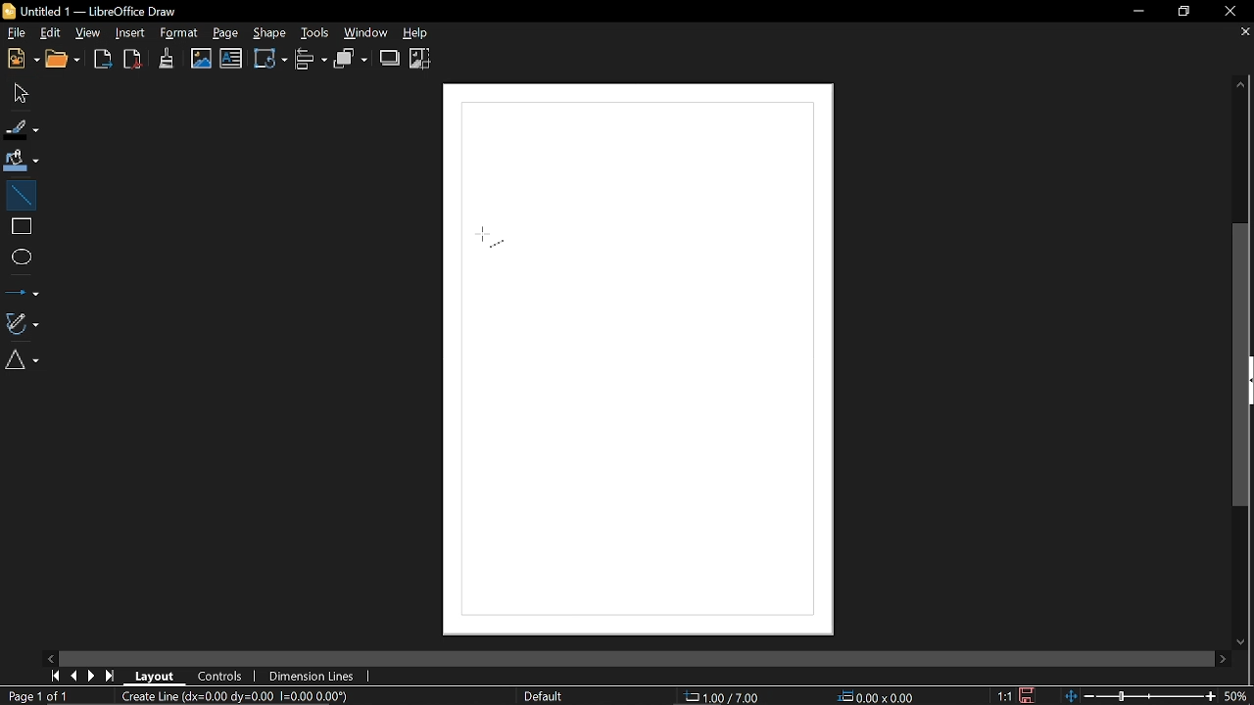 The height and width of the screenshot is (705, 1254). I want to click on Minimize, so click(1137, 12).